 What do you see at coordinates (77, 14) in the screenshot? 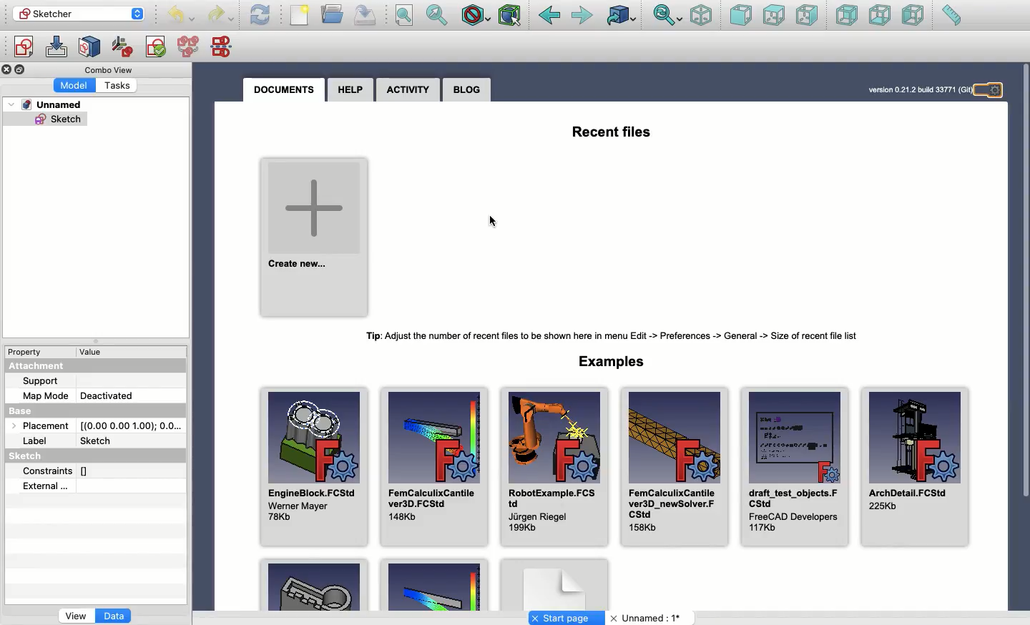
I see `Sketcher` at bounding box center [77, 14].